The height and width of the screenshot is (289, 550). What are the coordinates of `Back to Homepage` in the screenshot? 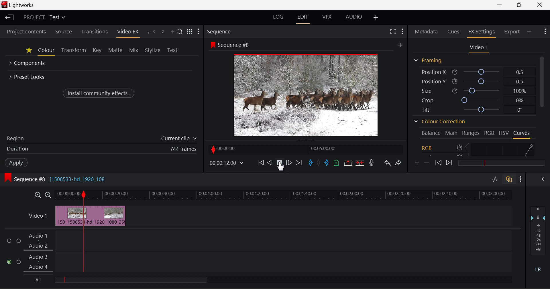 It's located at (8, 17).